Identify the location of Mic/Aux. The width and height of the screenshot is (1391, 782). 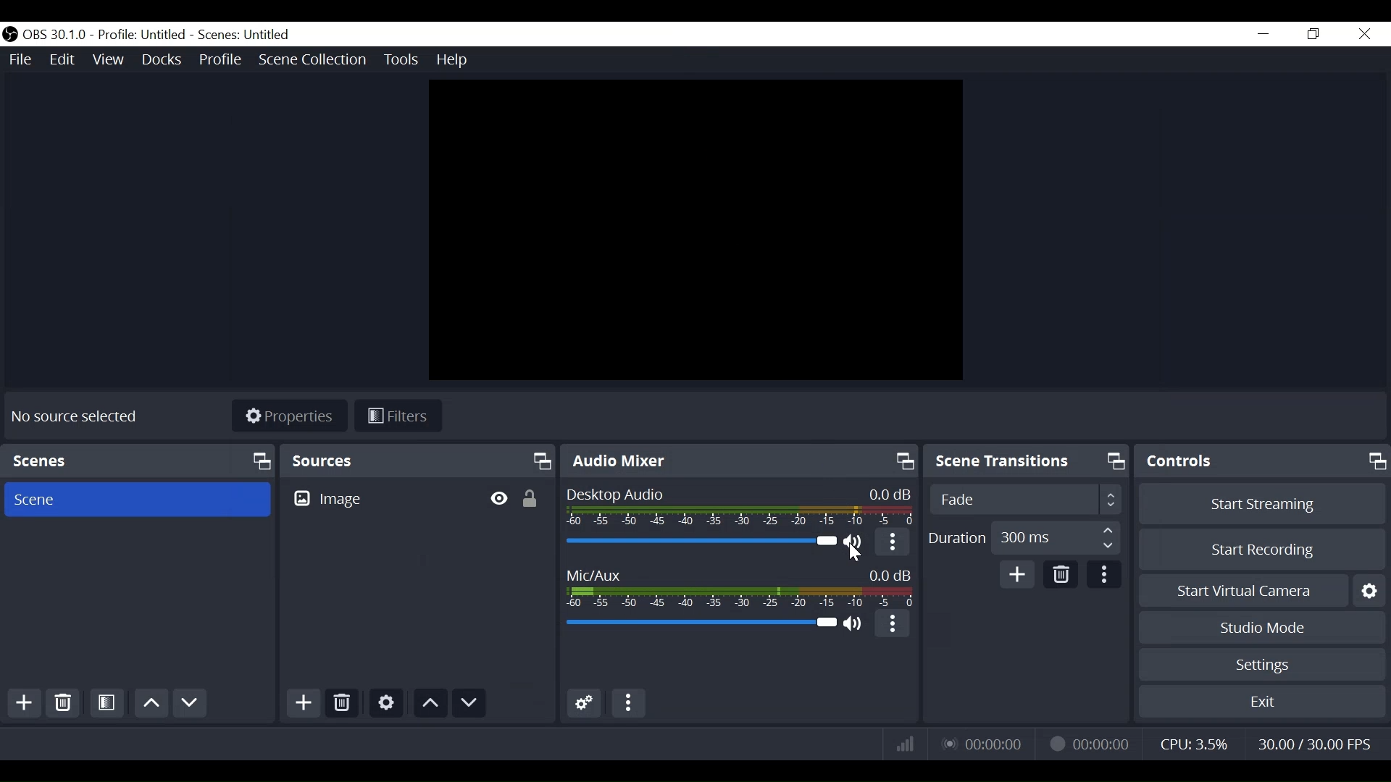
(741, 587).